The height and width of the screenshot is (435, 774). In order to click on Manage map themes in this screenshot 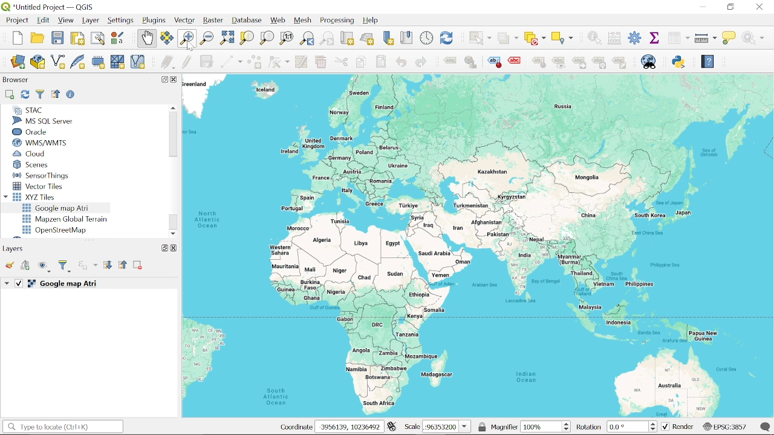, I will do `click(45, 268)`.